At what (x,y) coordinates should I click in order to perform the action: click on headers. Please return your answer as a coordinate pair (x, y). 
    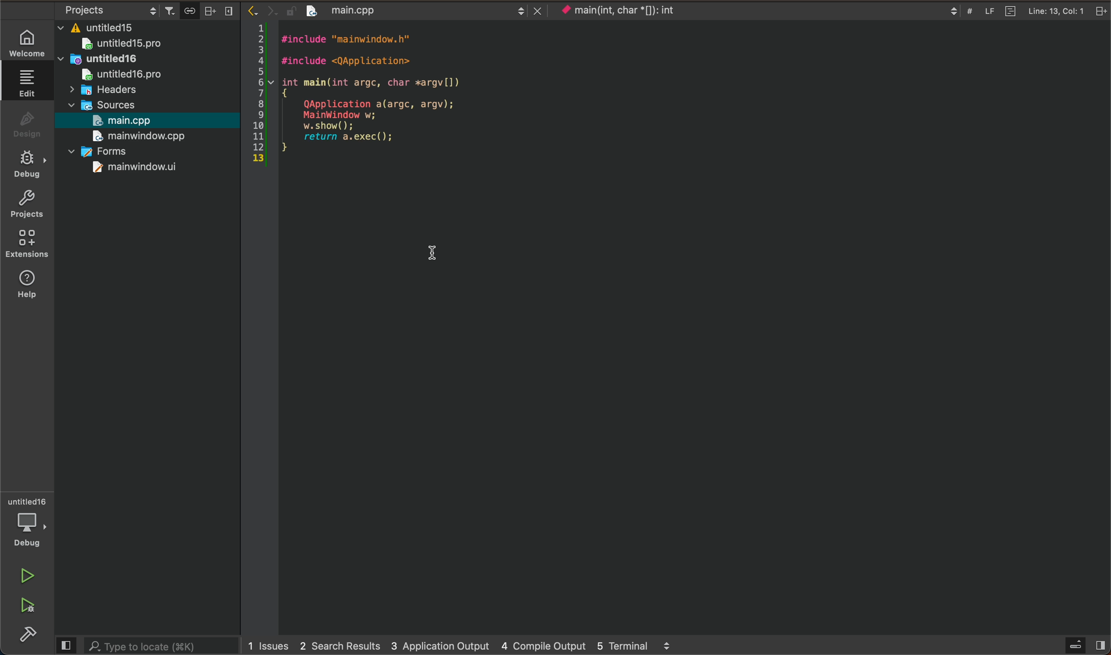
    Looking at the image, I should click on (109, 89).